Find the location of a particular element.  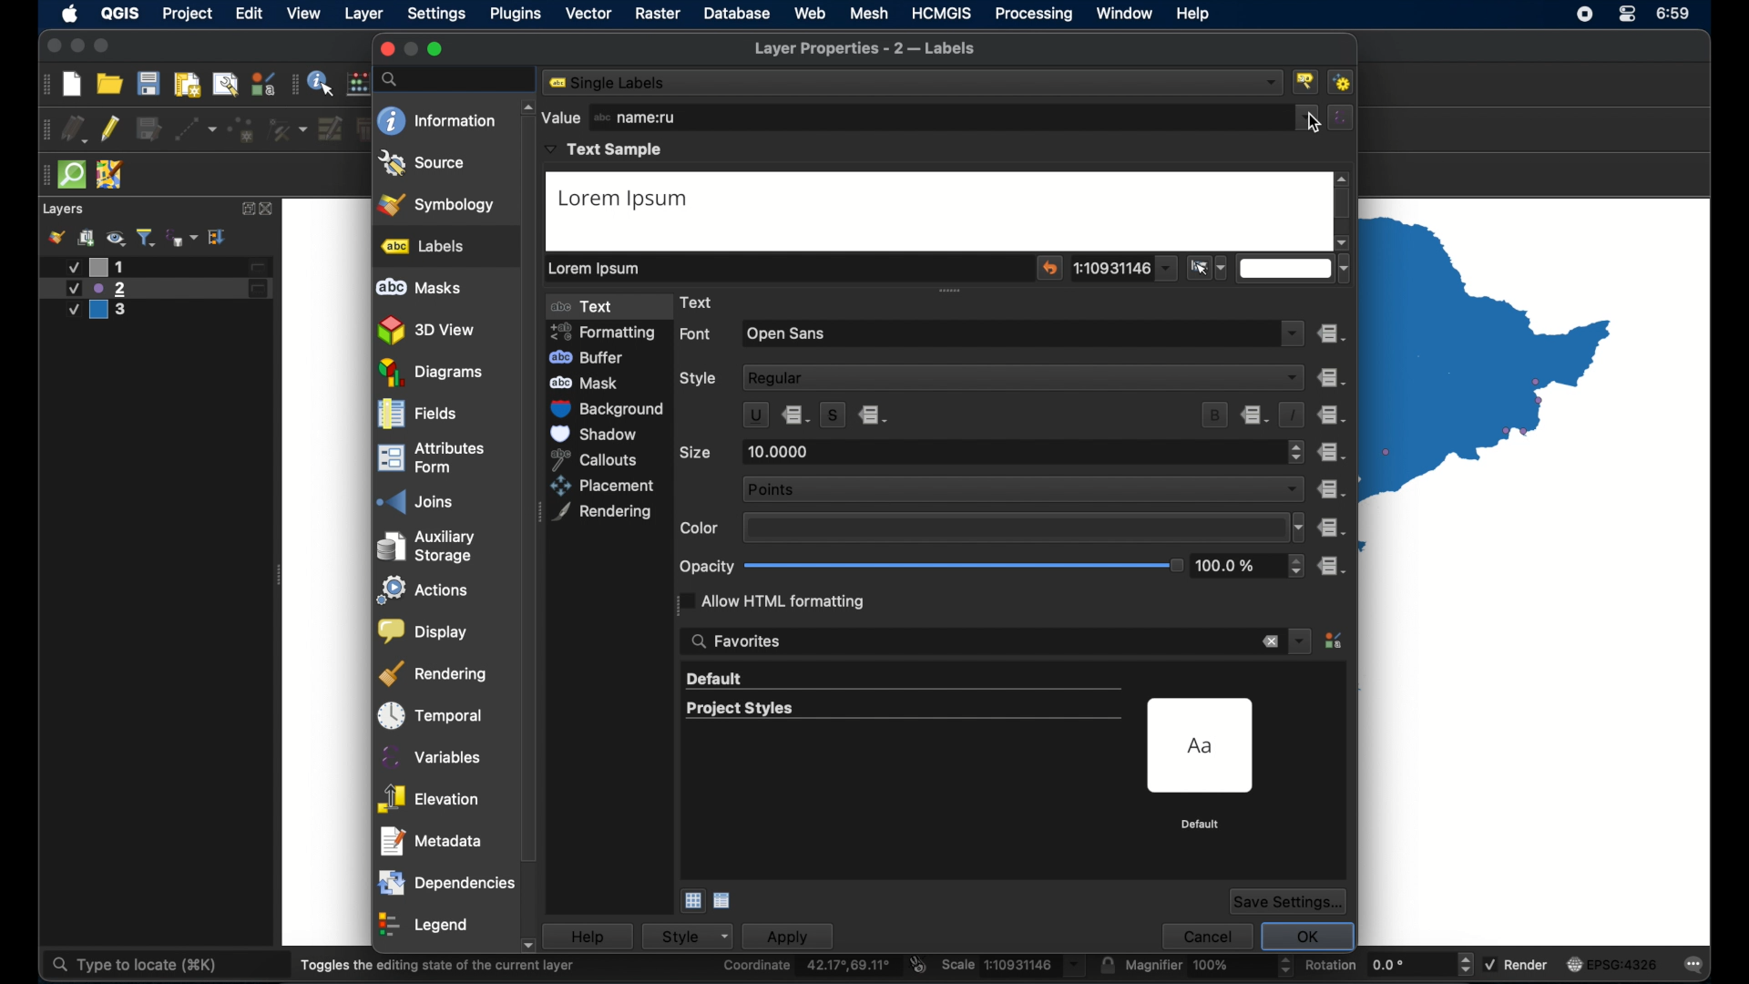

style is located at coordinates (696, 936).